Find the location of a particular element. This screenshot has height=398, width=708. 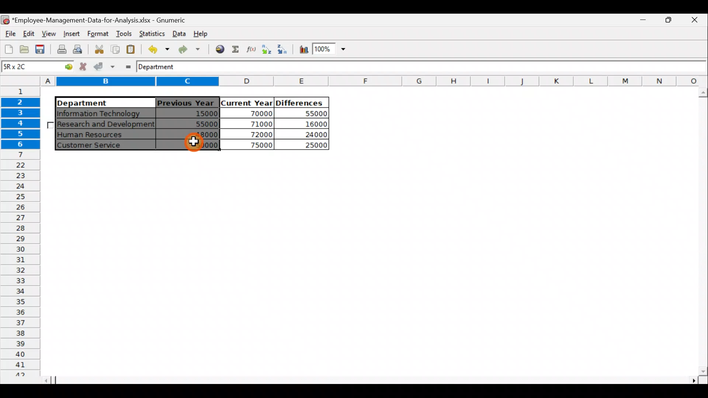

Open a file is located at coordinates (24, 50).